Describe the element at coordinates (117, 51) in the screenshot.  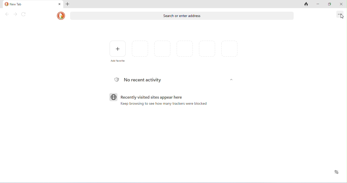
I see `add favorite` at that location.